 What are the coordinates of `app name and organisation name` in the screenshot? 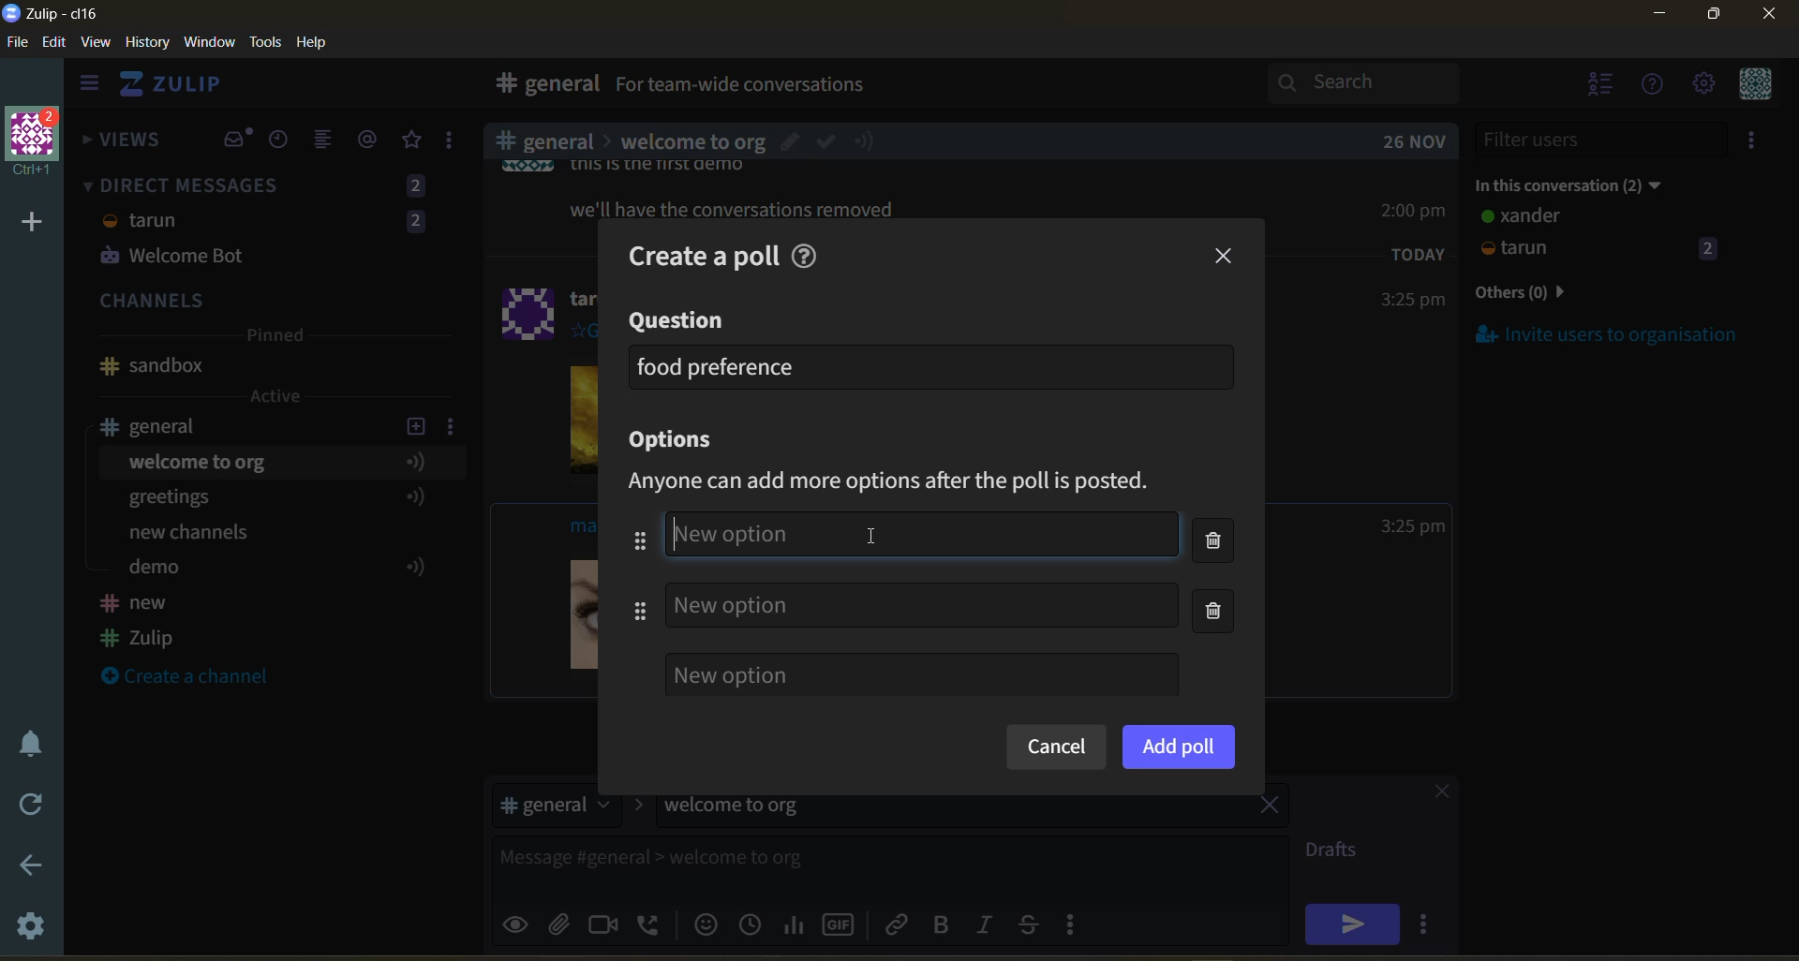 It's located at (51, 14).